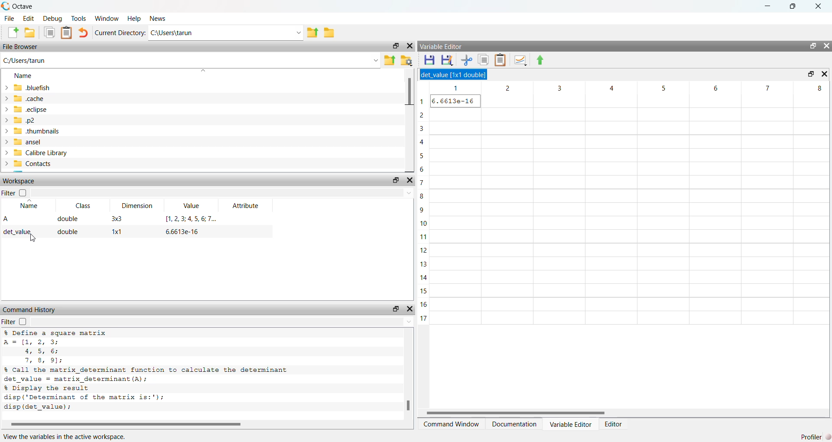 Image resolution: width=832 pixels, height=442 pixels. Describe the element at coordinates (27, 110) in the screenshot. I see `eclipse` at that location.